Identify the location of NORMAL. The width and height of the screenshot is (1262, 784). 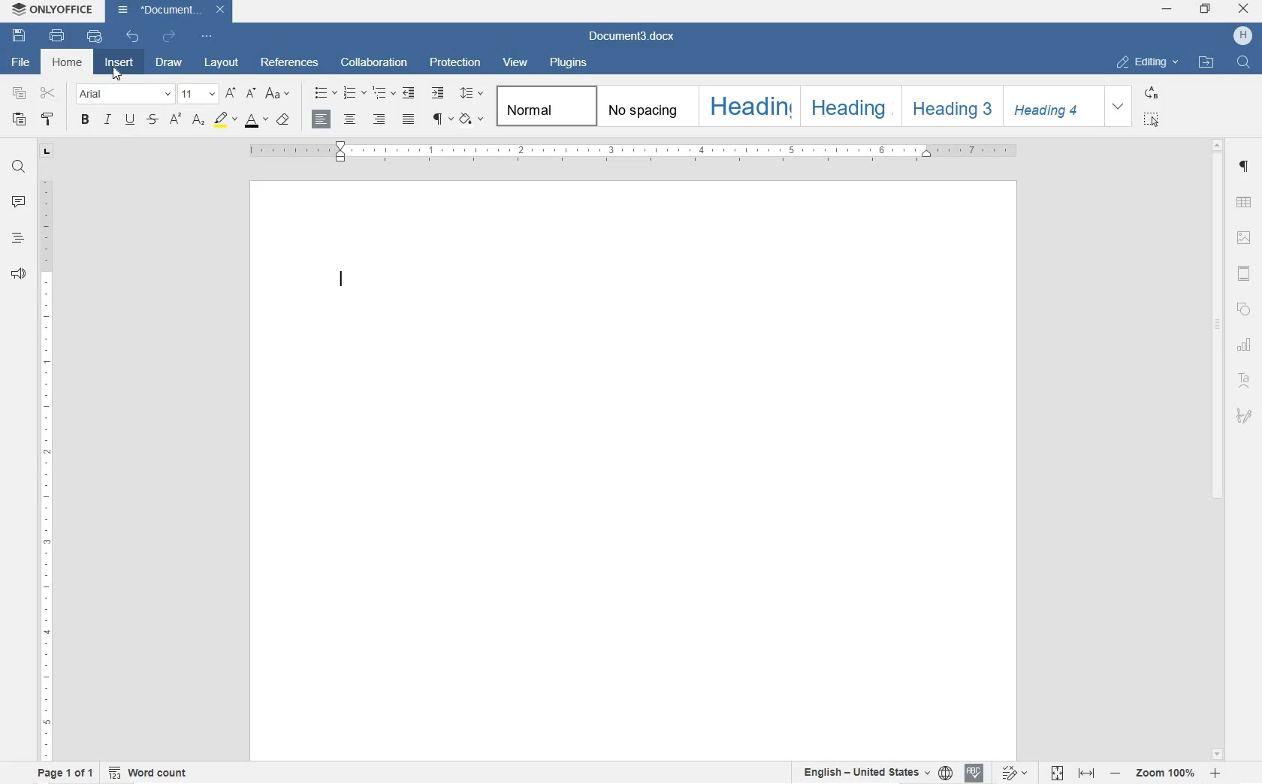
(545, 106).